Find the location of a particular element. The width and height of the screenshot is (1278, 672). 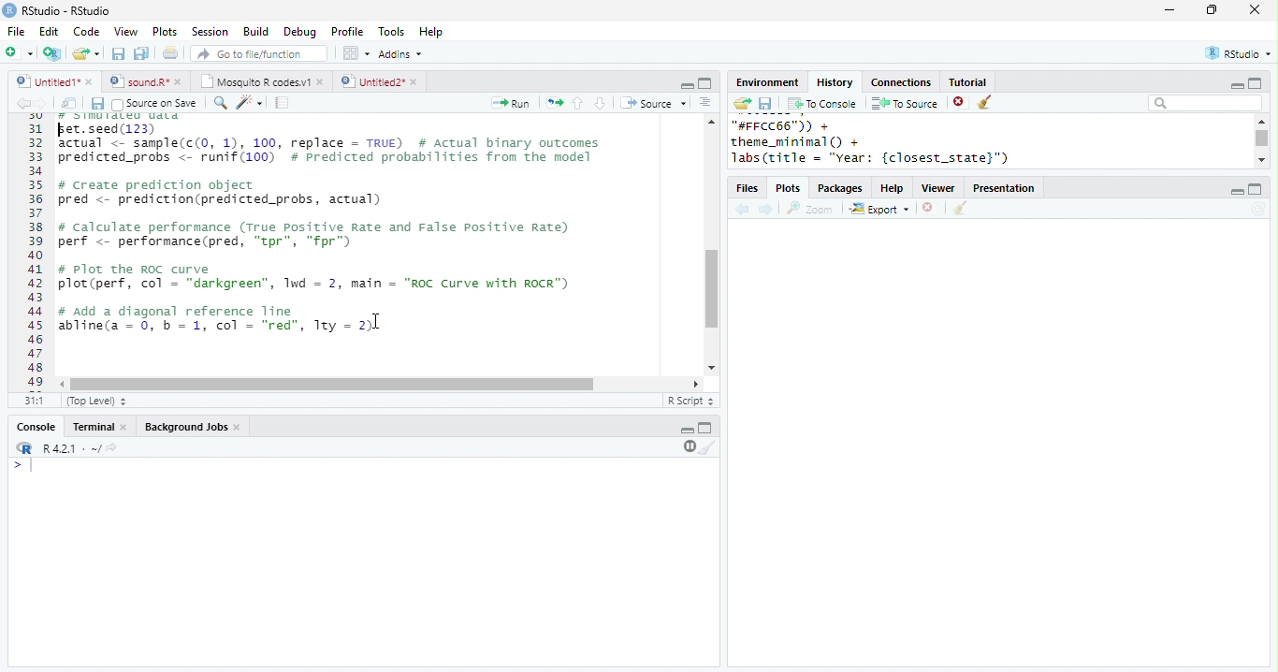

pause is located at coordinates (688, 446).